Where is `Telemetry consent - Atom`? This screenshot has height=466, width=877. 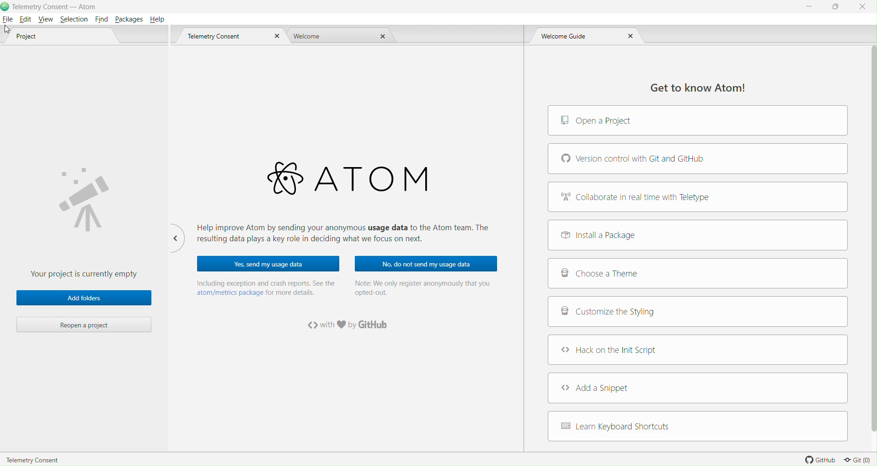 Telemetry consent - Atom is located at coordinates (59, 6).